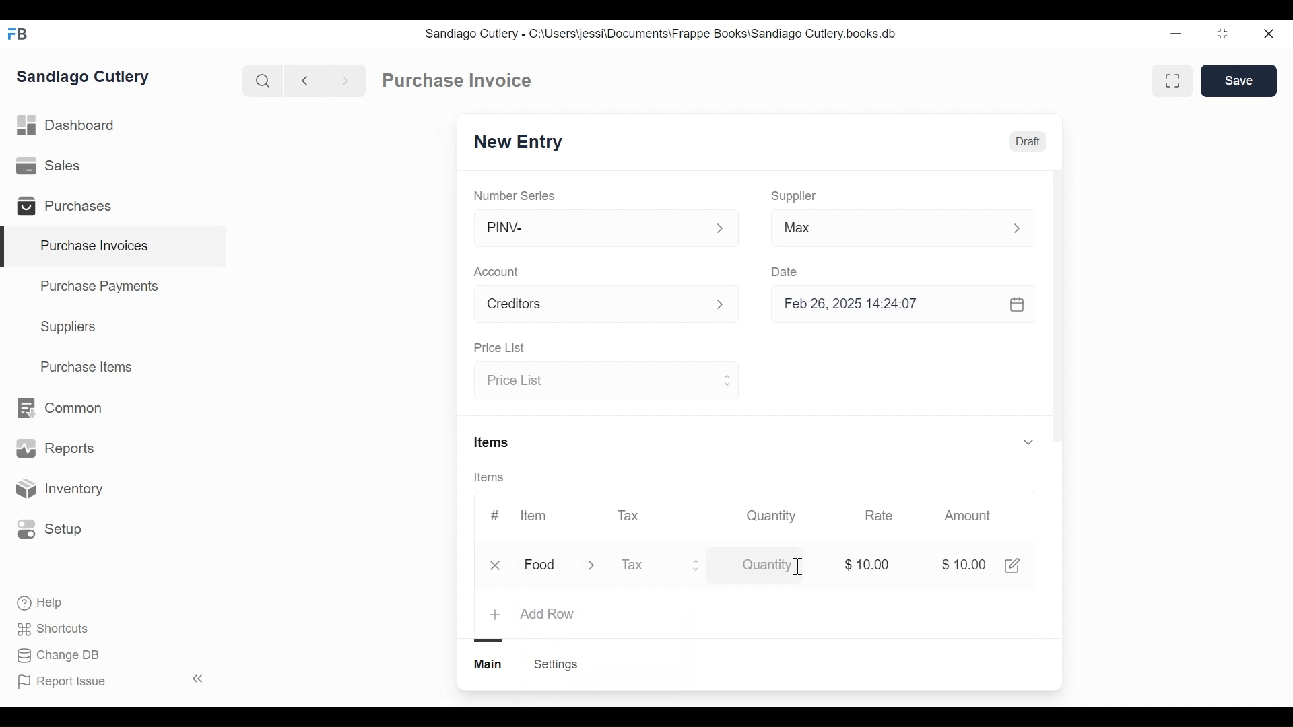  I want to click on Edit, so click(1012, 565).